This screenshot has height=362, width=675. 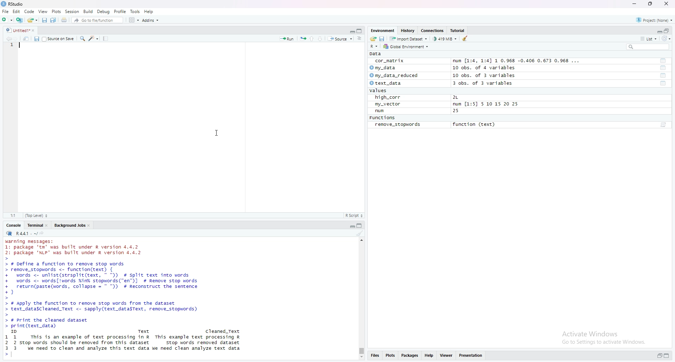 What do you see at coordinates (351, 32) in the screenshot?
I see `minimize` at bounding box center [351, 32].